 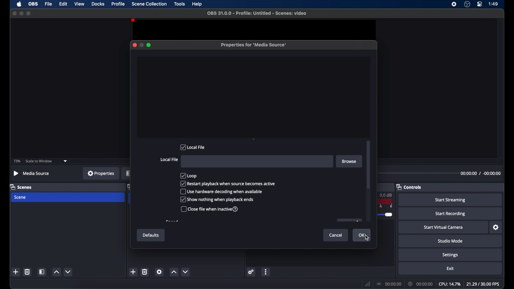 I want to click on ok, so click(x=362, y=235).